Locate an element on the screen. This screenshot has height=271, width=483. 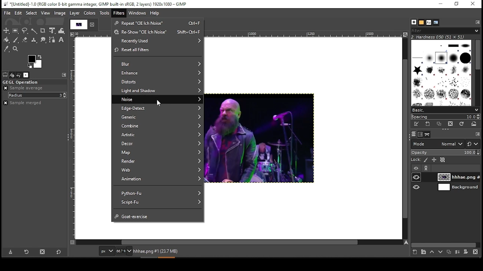
save tool preset is located at coordinates (9, 252).